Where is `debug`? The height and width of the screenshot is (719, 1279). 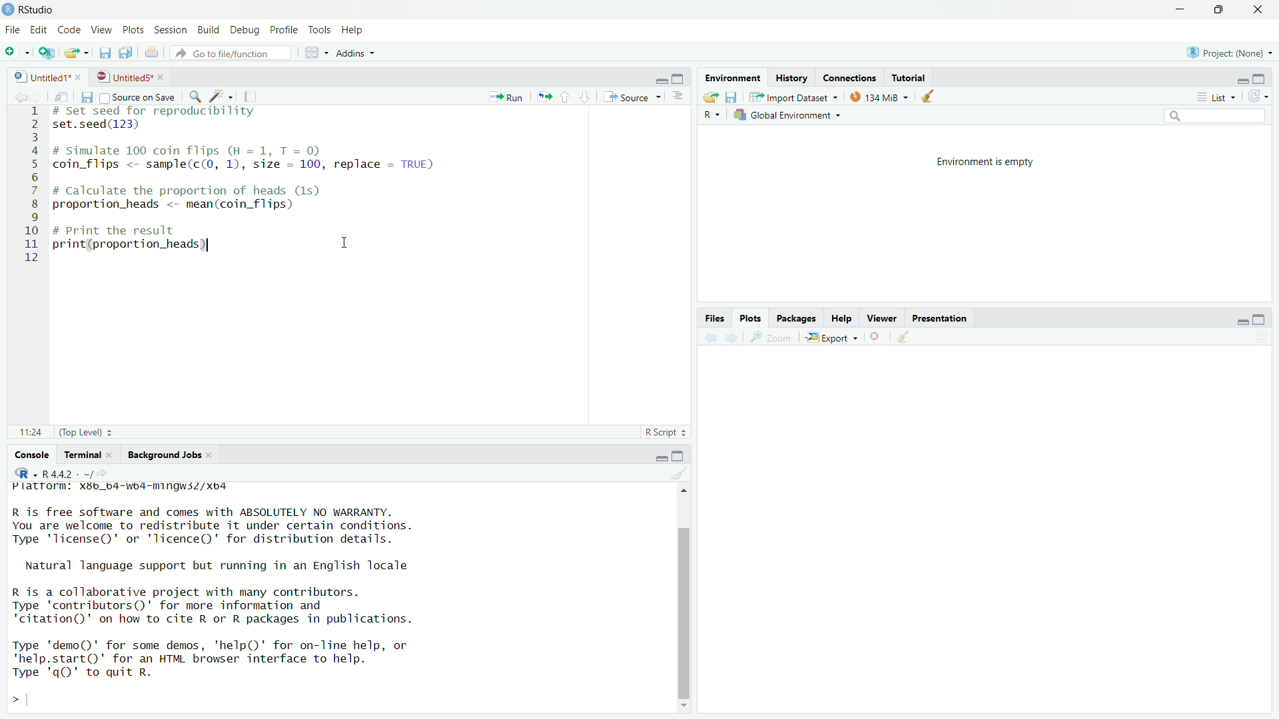 debug is located at coordinates (247, 31).